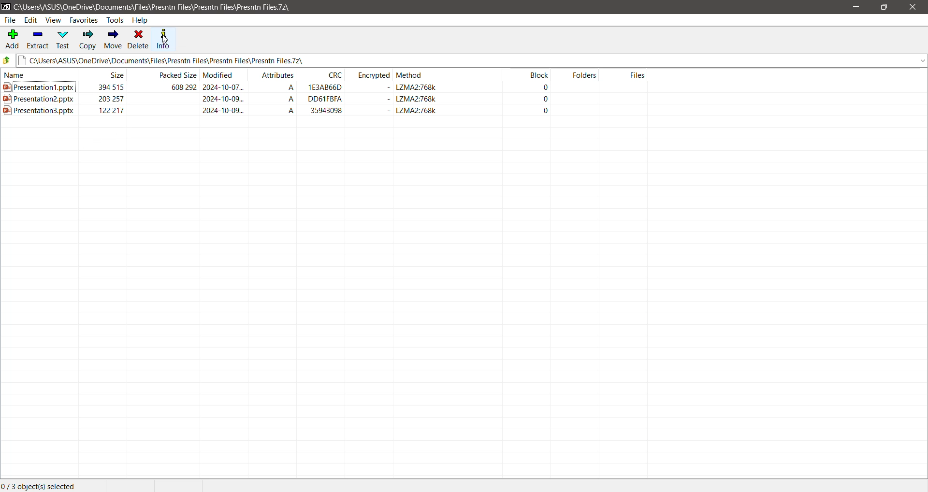 The image size is (928, 492). What do you see at coordinates (331, 75) in the screenshot?
I see `CRC` at bounding box center [331, 75].